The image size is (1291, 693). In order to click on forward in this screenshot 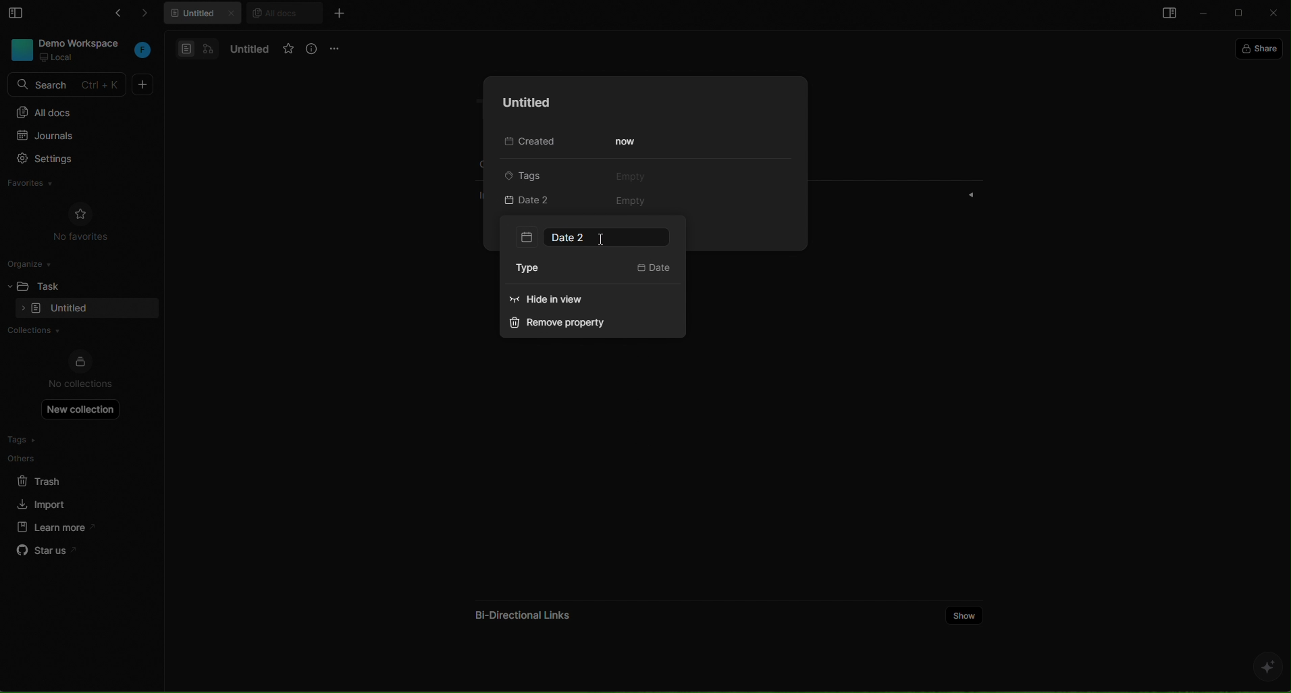, I will do `click(151, 16)`.